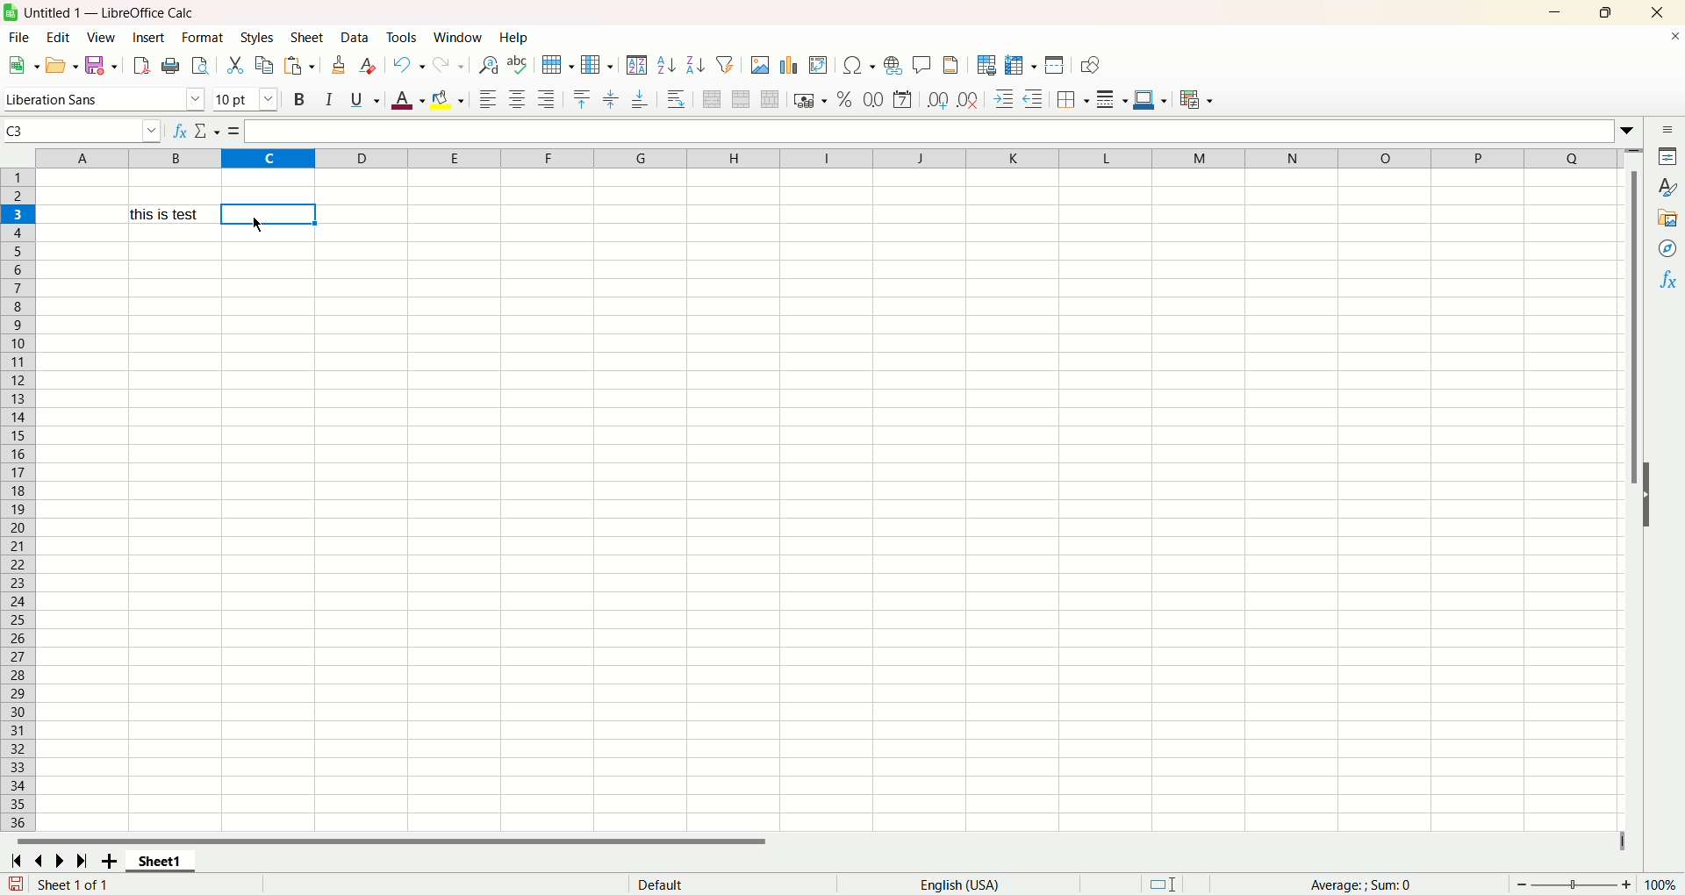  What do you see at coordinates (21, 38) in the screenshot?
I see `file` at bounding box center [21, 38].